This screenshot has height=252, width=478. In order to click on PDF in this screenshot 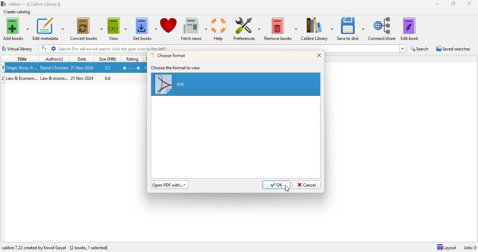, I will do `click(236, 84)`.